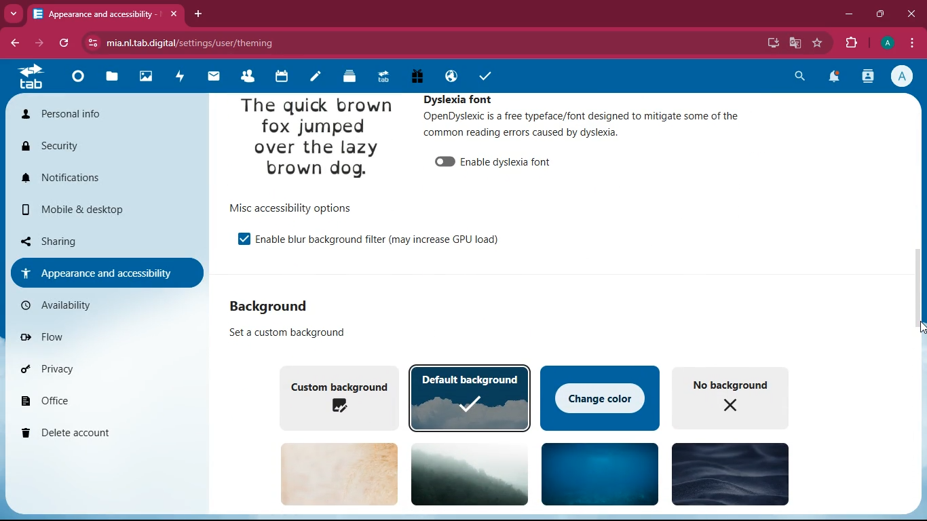 This screenshot has width=927, height=521. I want to click on tab, so click(33, 79).